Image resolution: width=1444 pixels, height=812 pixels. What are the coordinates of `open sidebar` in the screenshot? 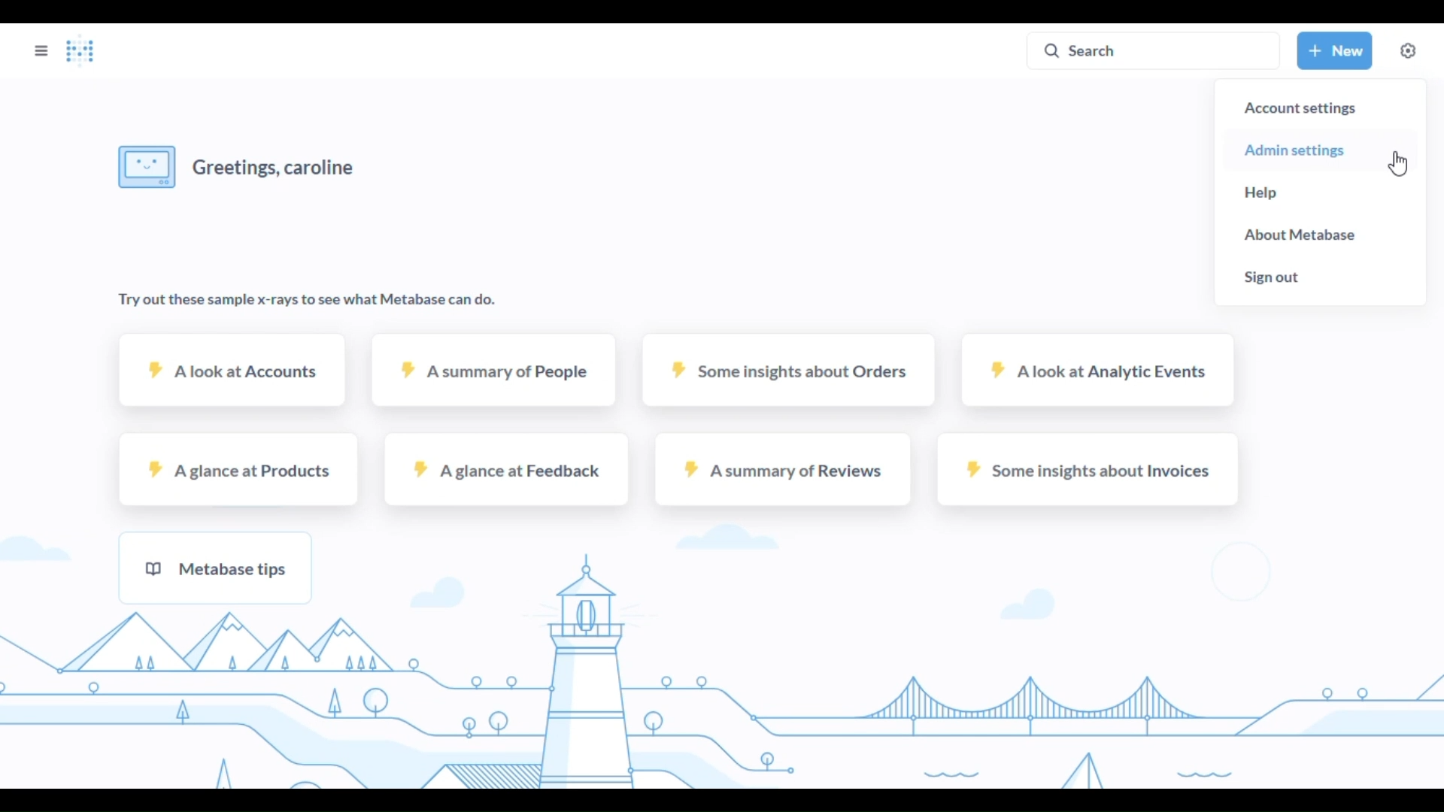 It's located at (41, 50).